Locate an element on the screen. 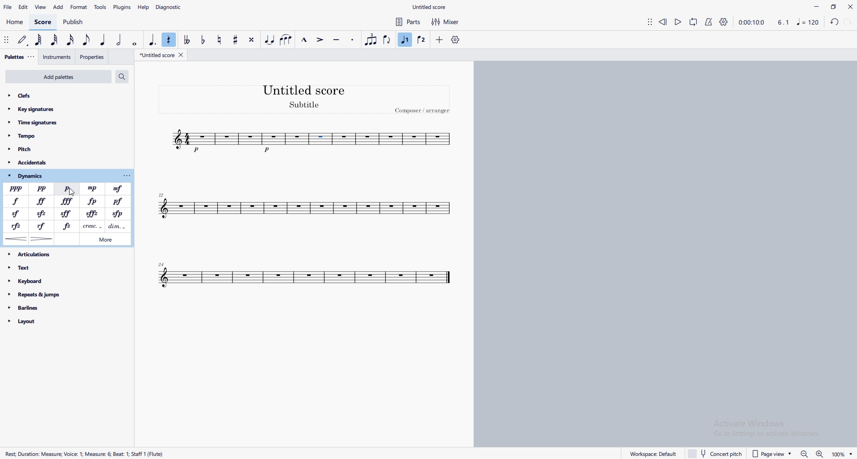  voice 2 is located at coordinates (420, 40).